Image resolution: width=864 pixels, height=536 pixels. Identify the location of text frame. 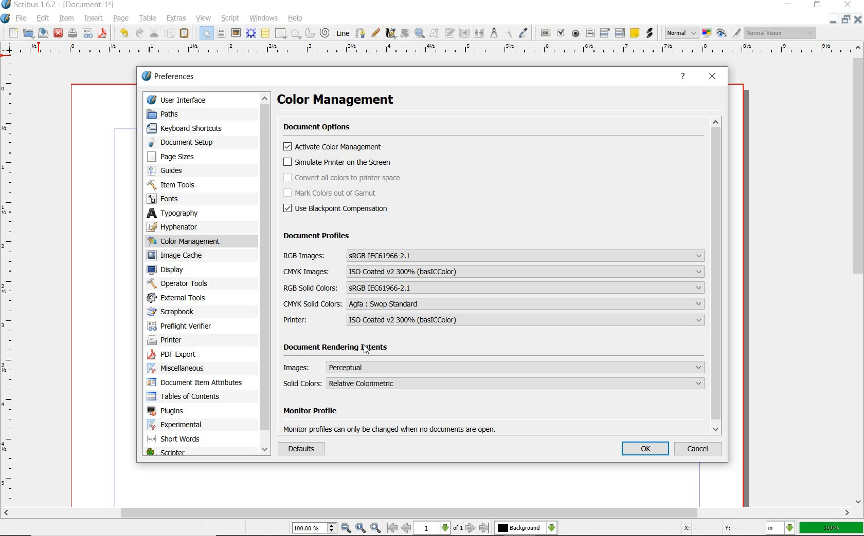
(221, 33).